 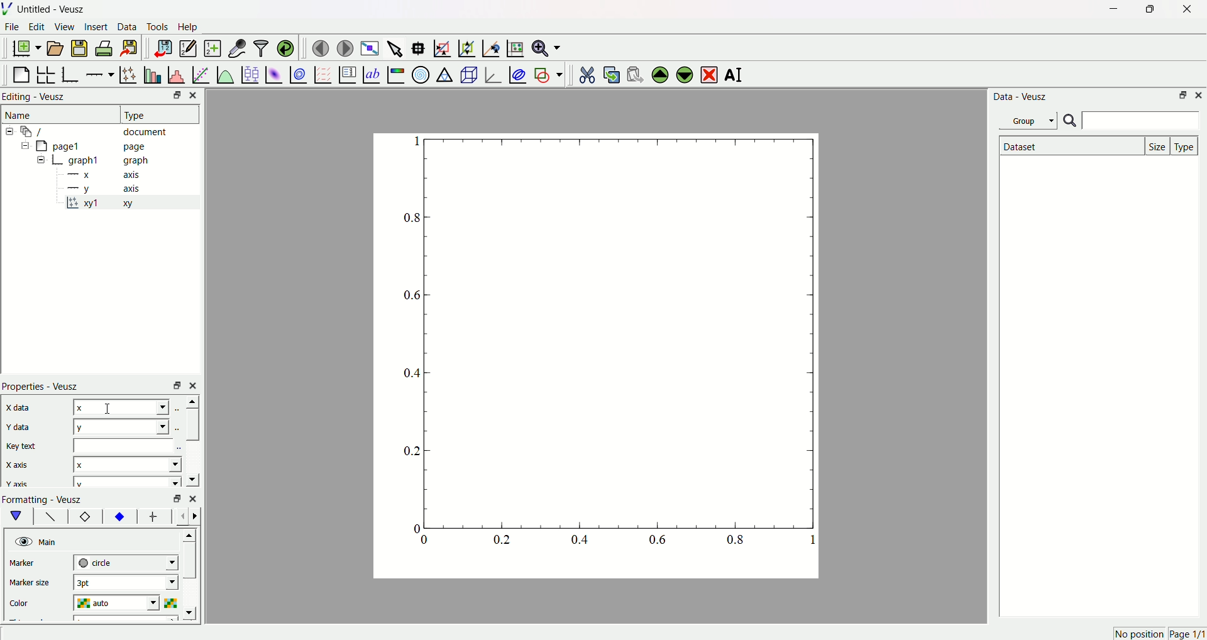 What do you see at coordinates (22, 541) in the screenshot?
I see `hide/unhide` at bounding box center [22, 541].